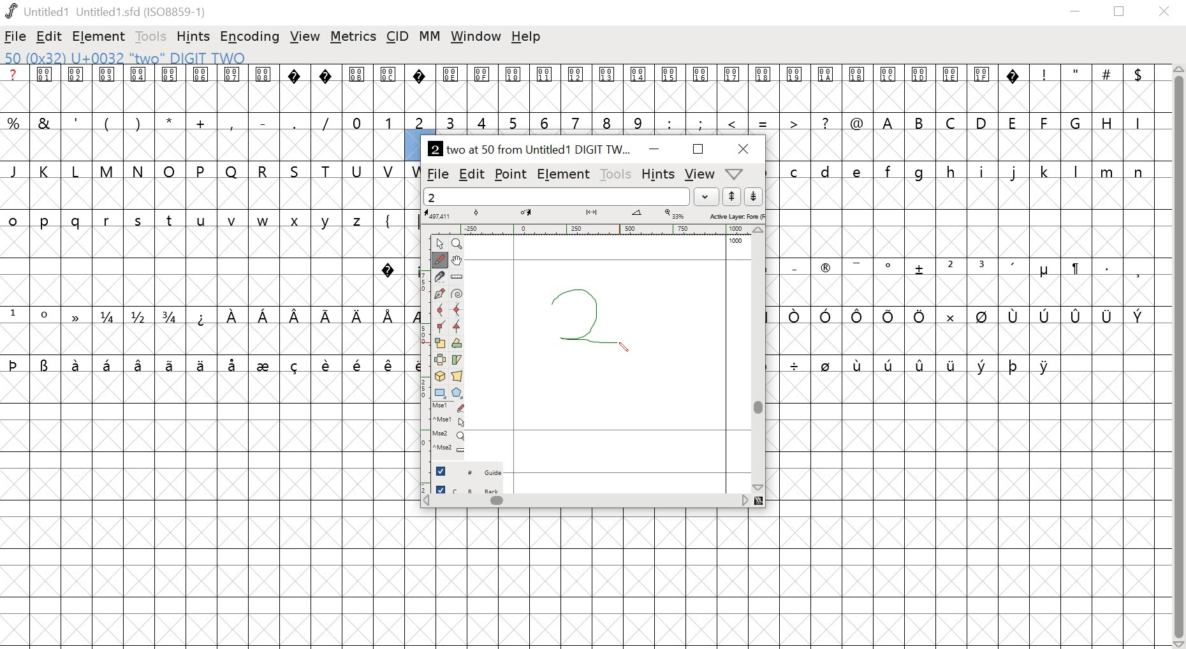 This screenshot has width=1186, height=649. I want to click on metrics, window, help, so click(737, 174).